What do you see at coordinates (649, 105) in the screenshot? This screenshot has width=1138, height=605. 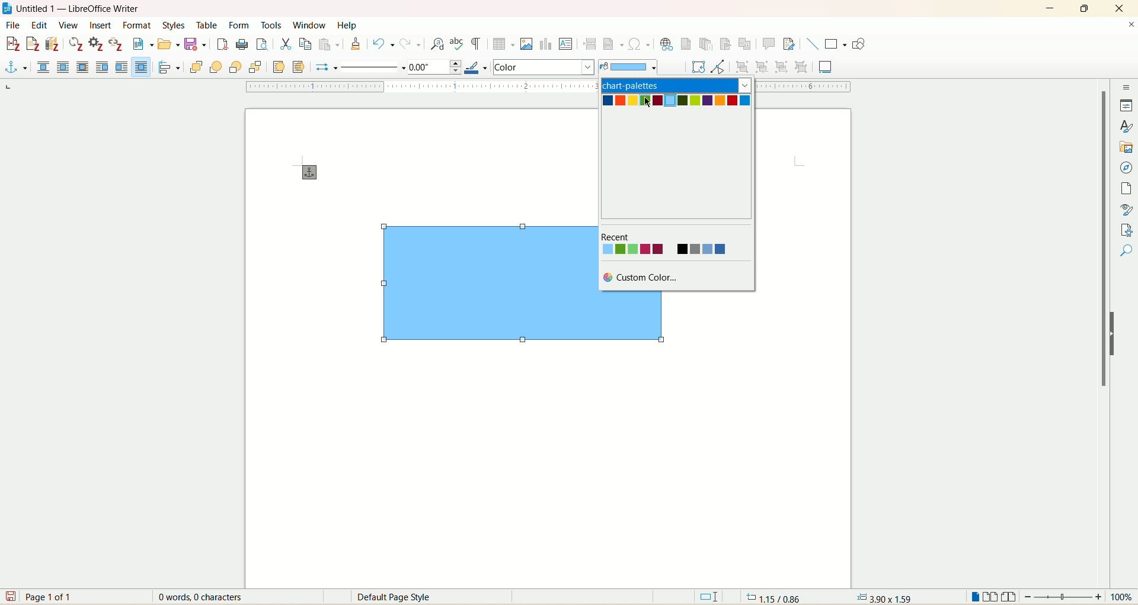 I see `cursor` at bounding box center [649, 105].